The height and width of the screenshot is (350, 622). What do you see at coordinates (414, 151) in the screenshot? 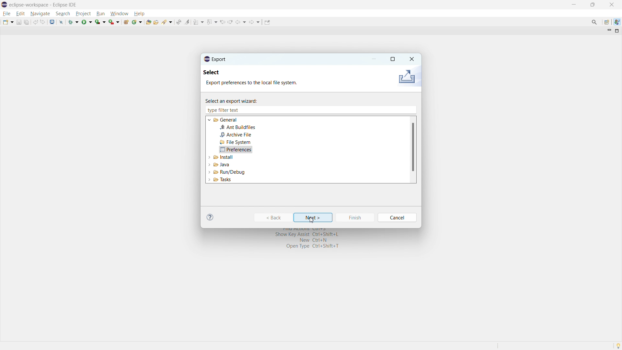
I see `Vertical scroll bar` at bounding box center [414, 151].